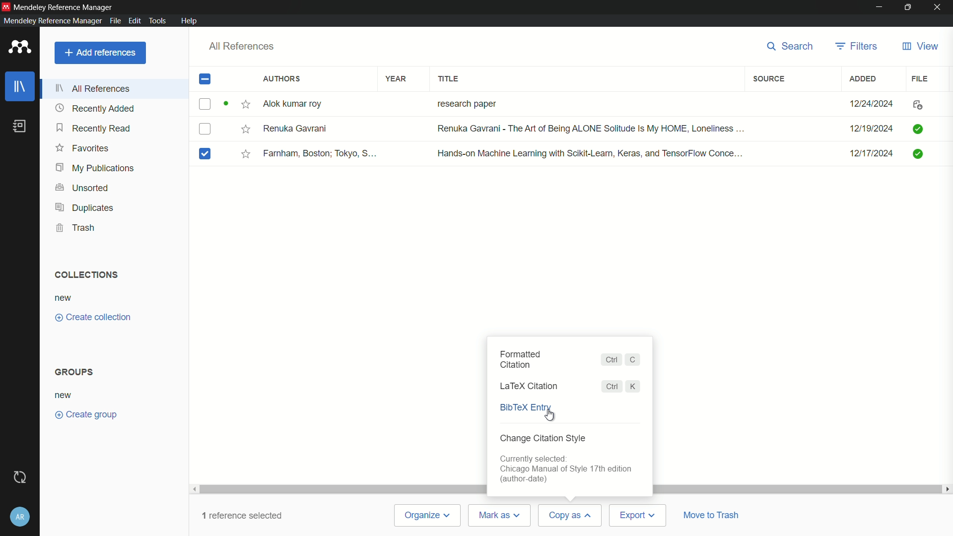 The image size is (953, 536). Describe the element at coordinates (243, 130) in the screenshot. I see `Mark it star` at that location.